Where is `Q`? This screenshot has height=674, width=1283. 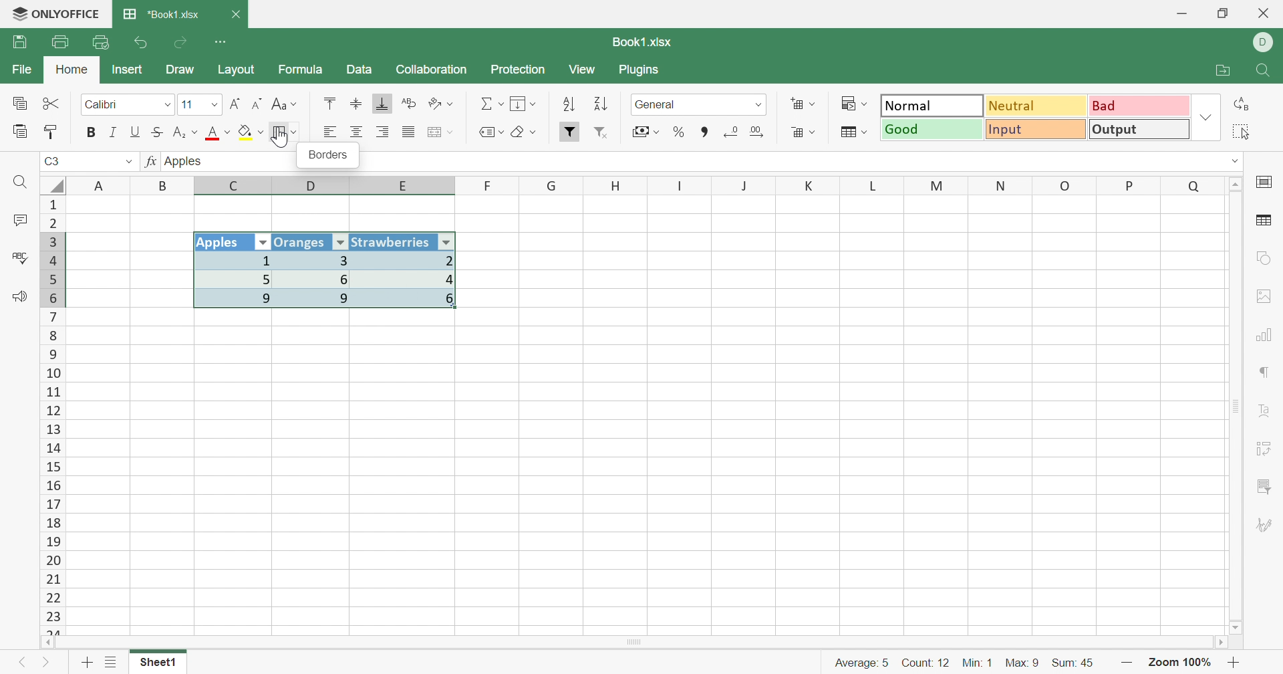 Q is located at coordinates (1193, 185).